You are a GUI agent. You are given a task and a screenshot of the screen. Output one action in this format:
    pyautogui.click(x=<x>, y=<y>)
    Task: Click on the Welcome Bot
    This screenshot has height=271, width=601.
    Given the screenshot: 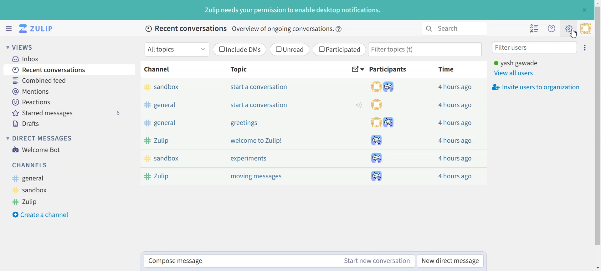 What is the action you would take?
    pyautogui.click(x=36, y=149)
    